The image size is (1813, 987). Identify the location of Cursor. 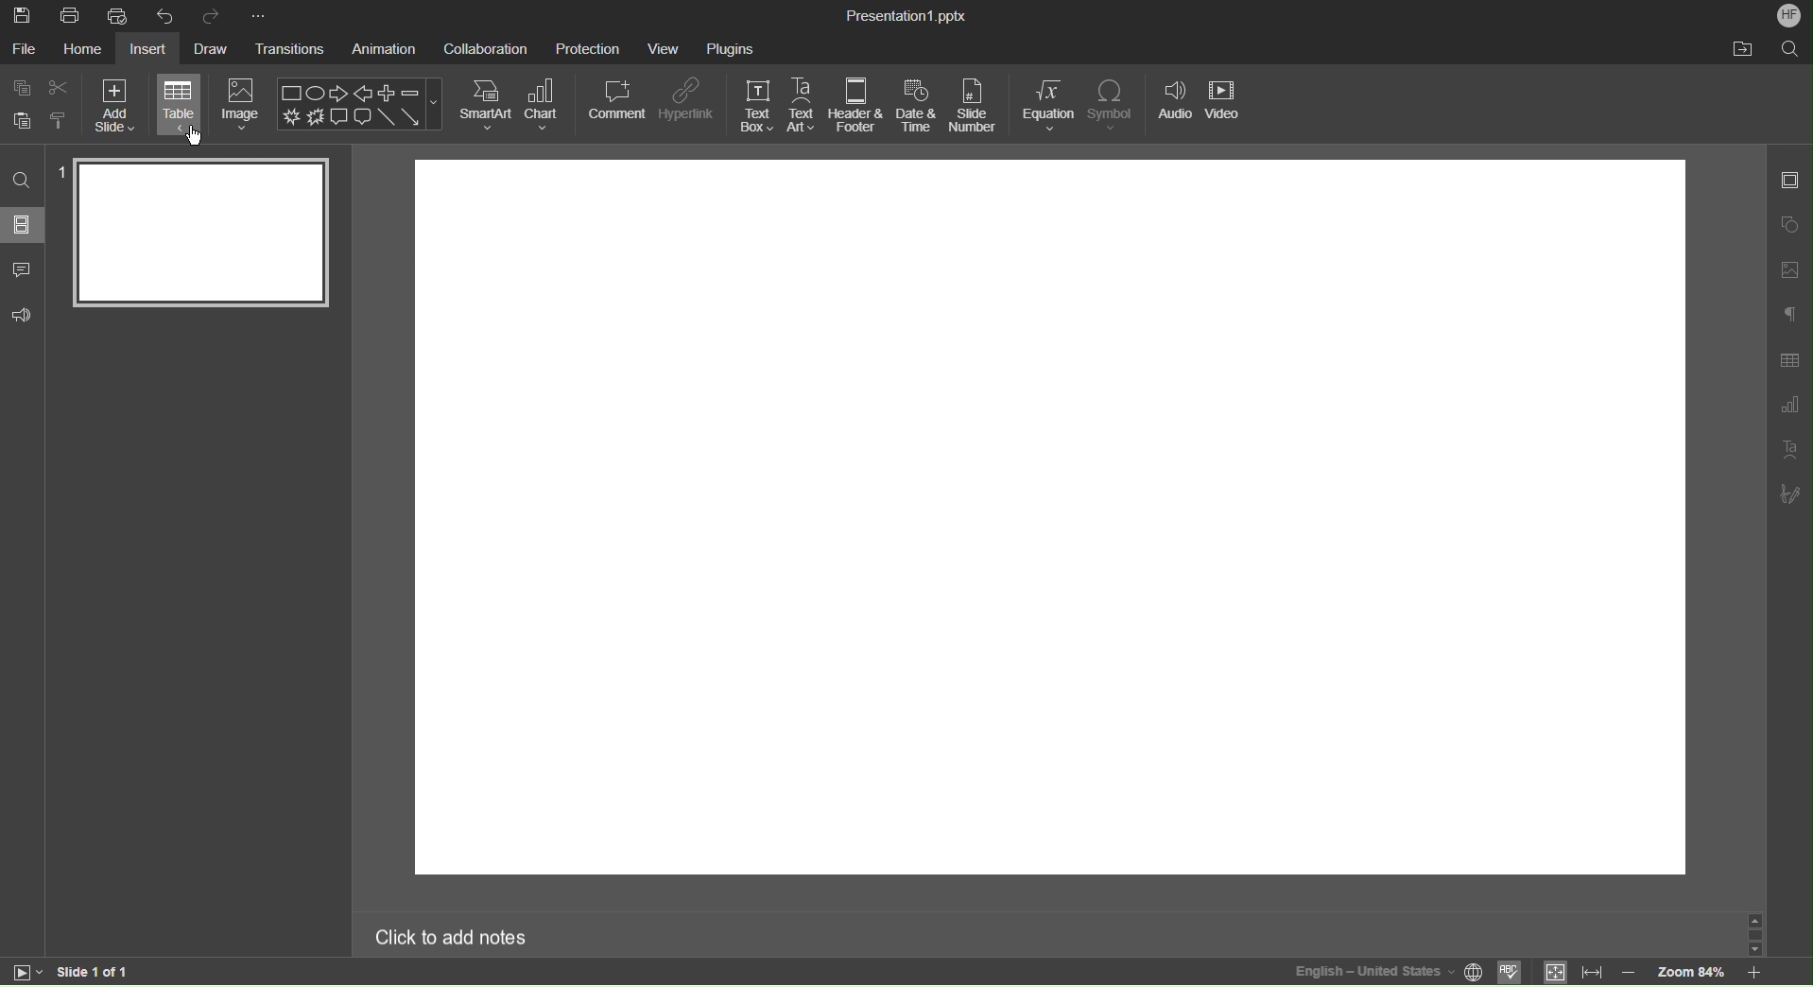
(191, 137).